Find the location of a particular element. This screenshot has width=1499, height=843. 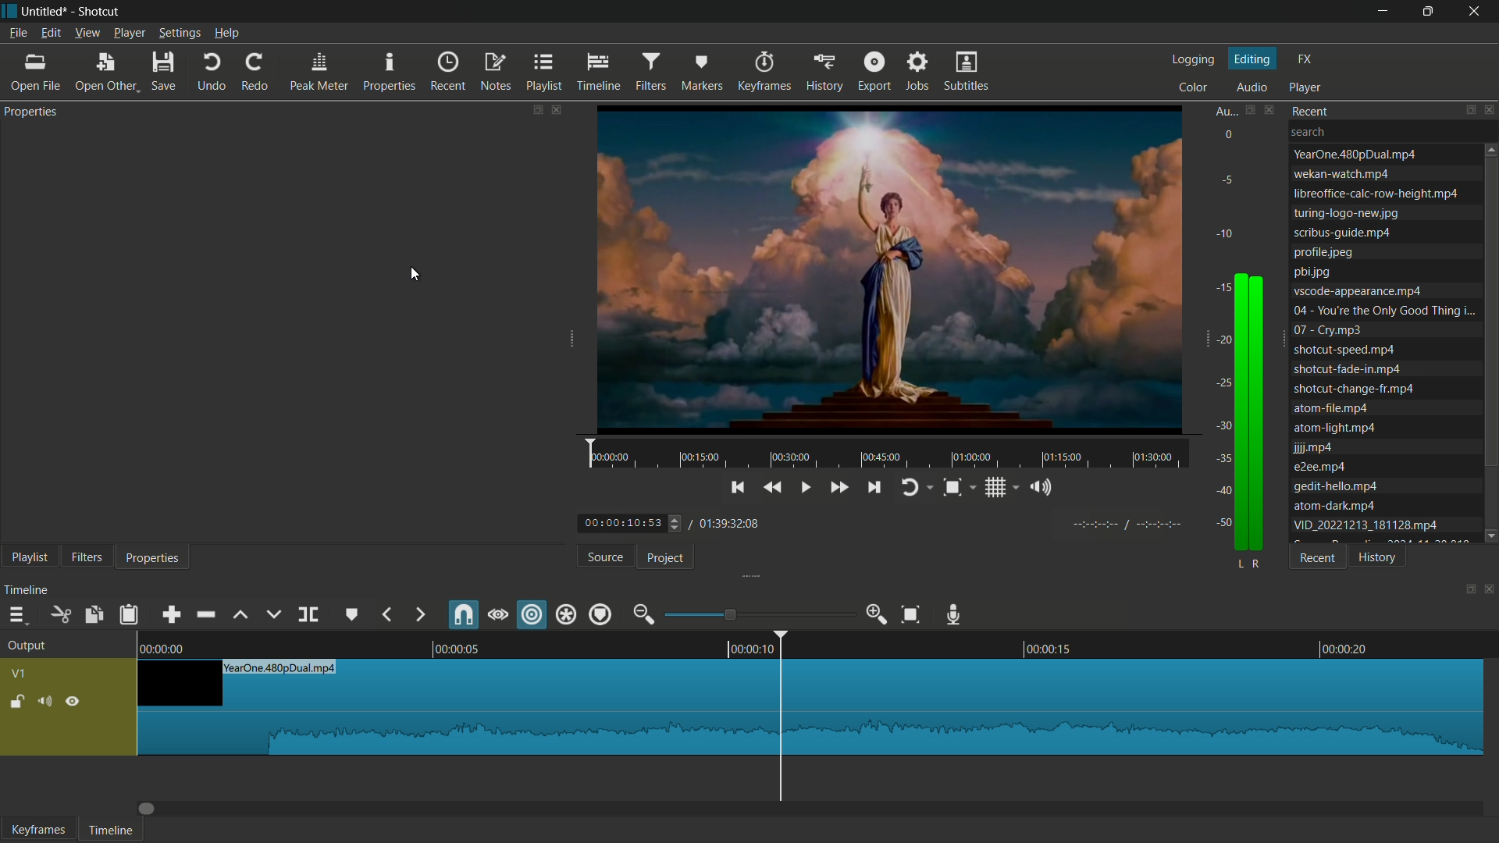

cut is located at coordinates (60, 615).